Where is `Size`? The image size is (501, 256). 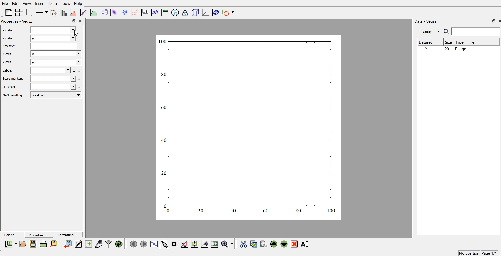
Size is located at coordinates (449, 42).